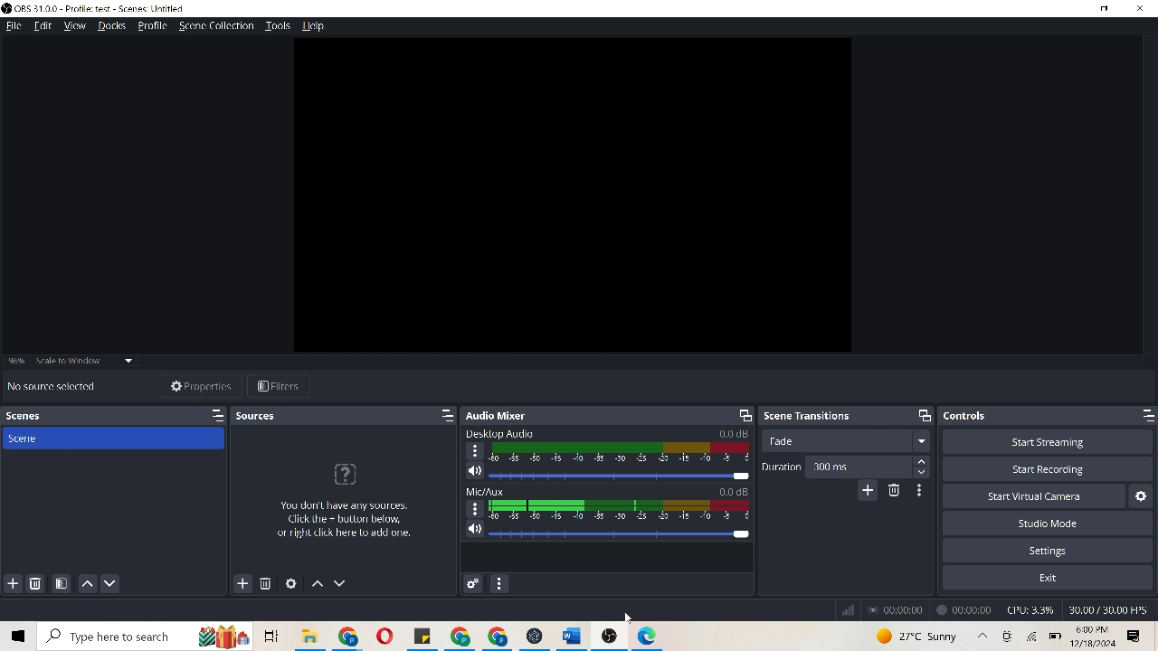 The width and height of the screenshot is (1158, 651). I want to click on open source properties, so click(288, 582).